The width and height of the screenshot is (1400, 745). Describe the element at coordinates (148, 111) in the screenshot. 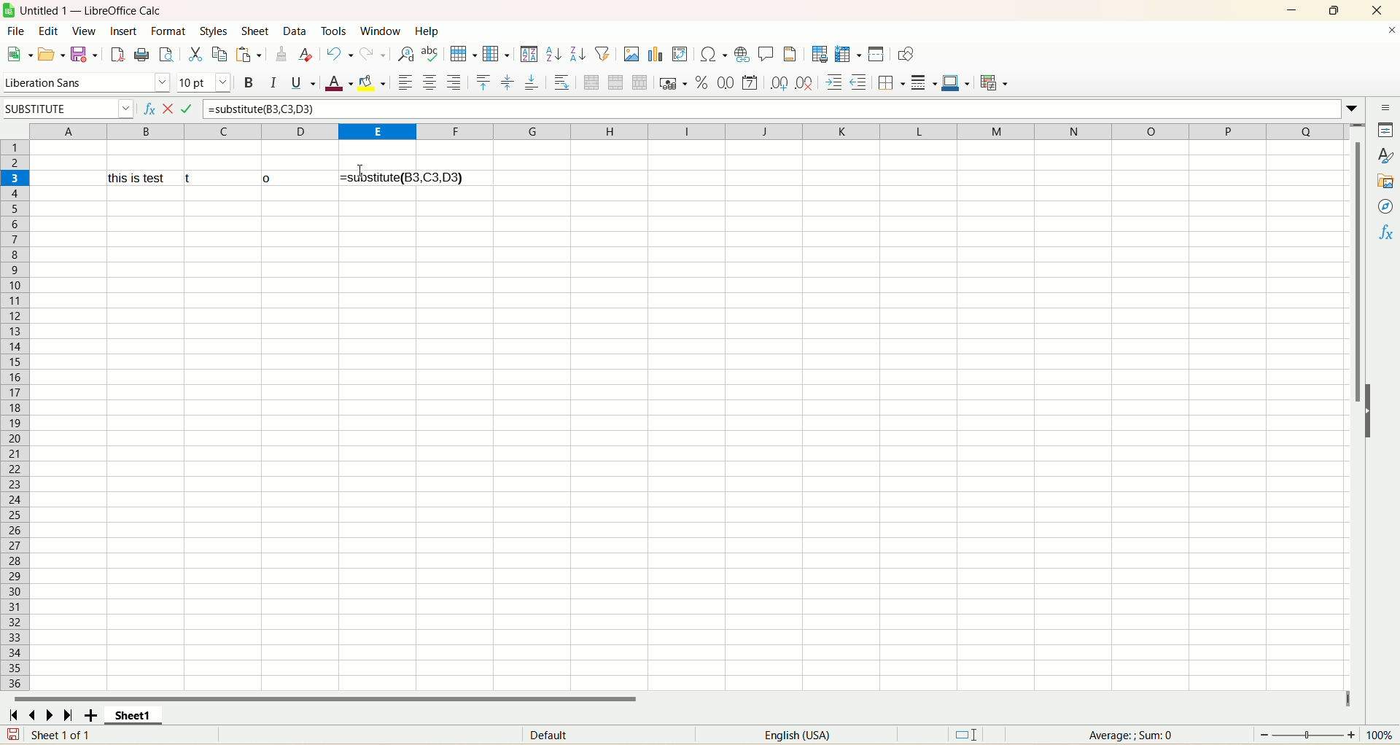

I see `function wizard` at that location.